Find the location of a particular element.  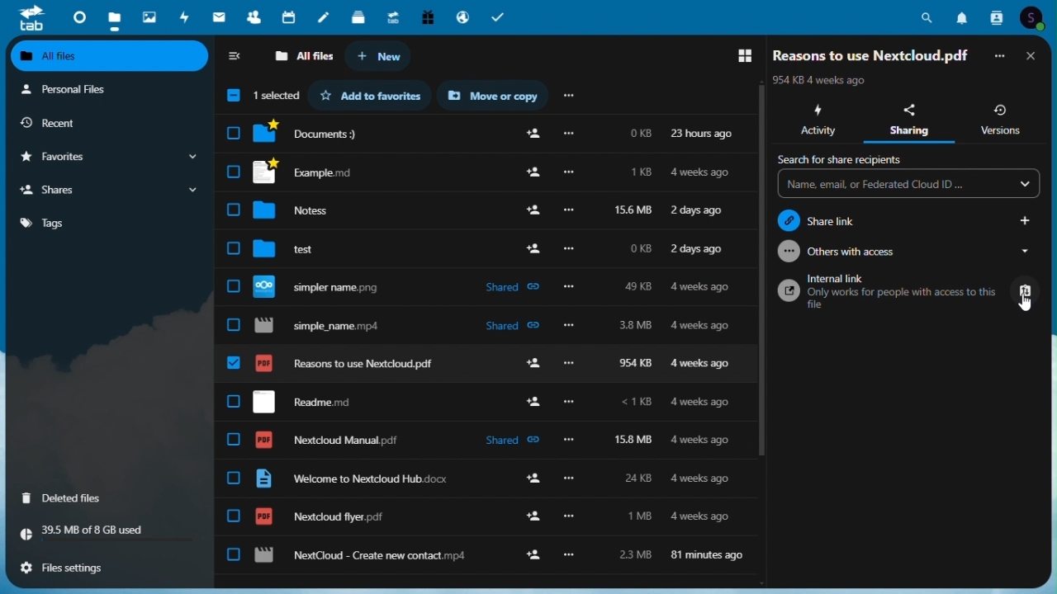

Share link is located at coordinates (910, 219).